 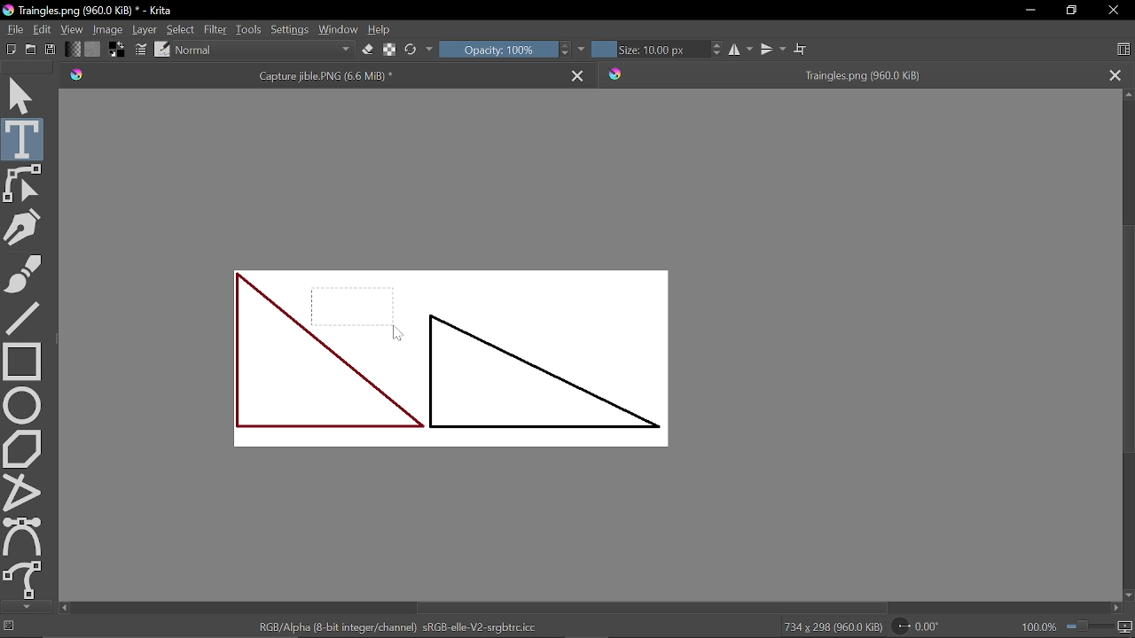 I want to click on Bezier curve tool, so click(x=24, y=536).